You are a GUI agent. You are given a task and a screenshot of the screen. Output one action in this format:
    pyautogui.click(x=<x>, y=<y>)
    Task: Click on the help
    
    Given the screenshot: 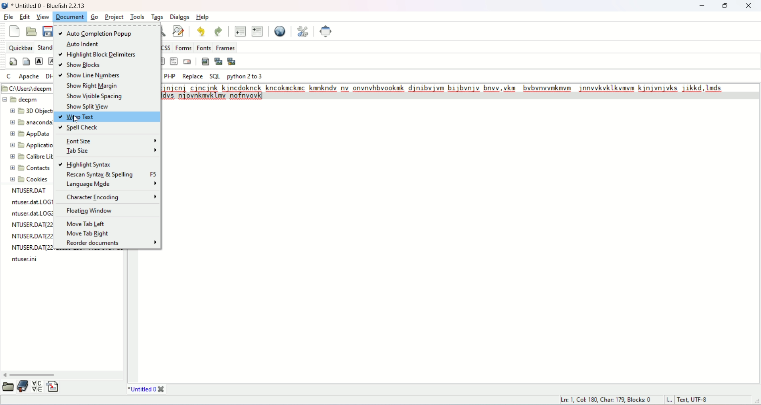 What is the action you would take?
    pyautogui.click(x=203, y=16)
    